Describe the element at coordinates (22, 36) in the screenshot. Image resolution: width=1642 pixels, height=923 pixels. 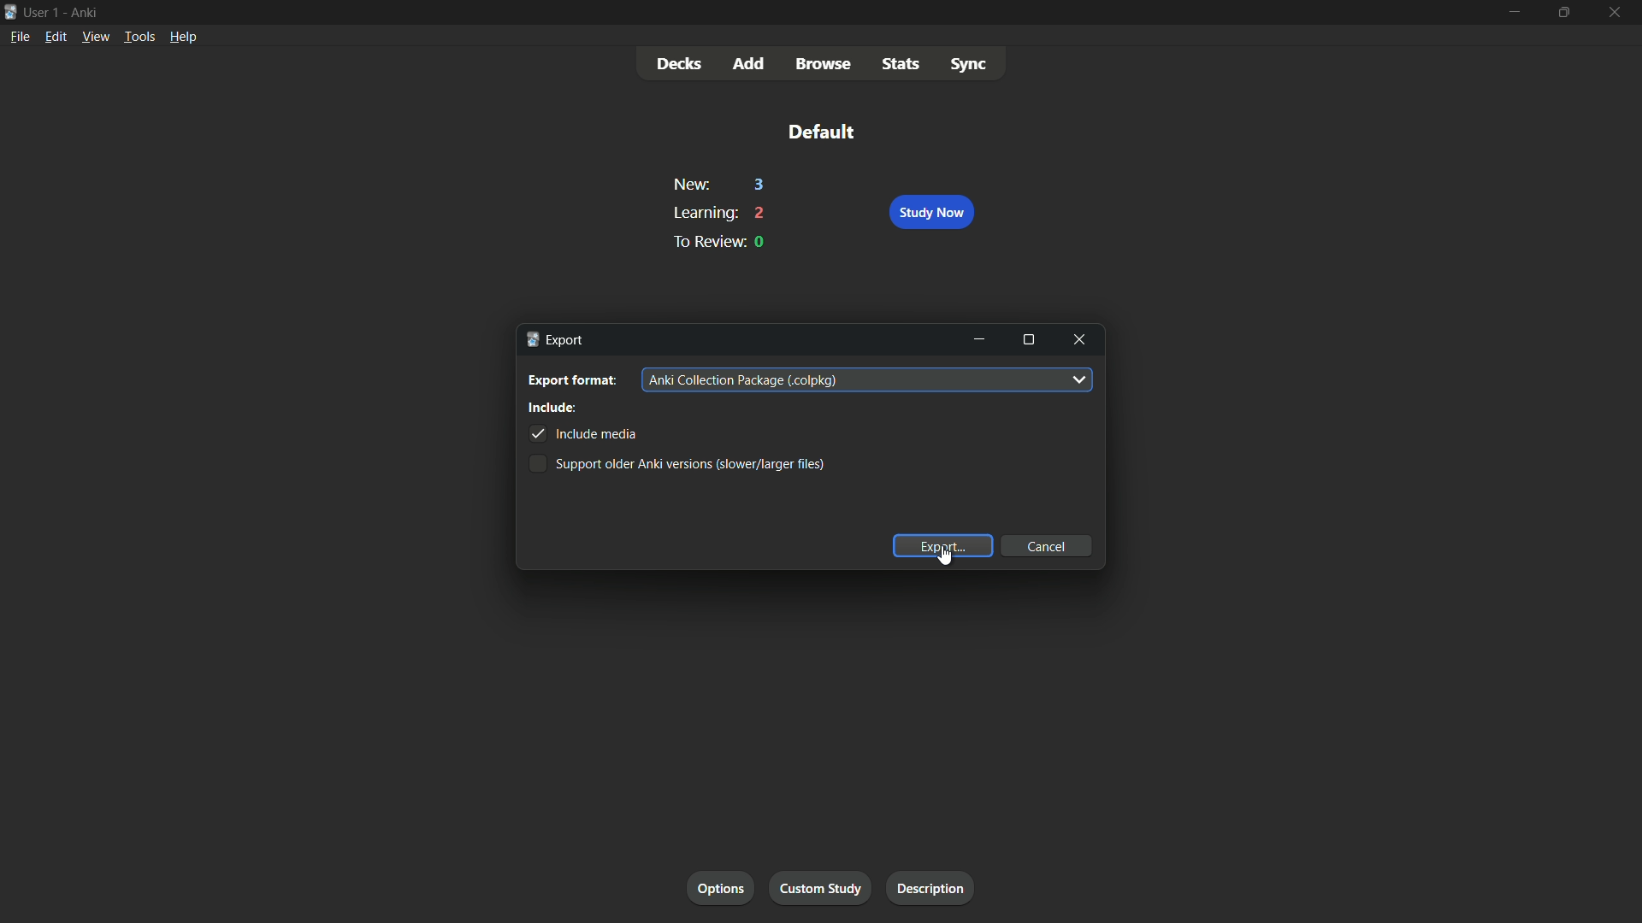
I see `file menu` at that location.